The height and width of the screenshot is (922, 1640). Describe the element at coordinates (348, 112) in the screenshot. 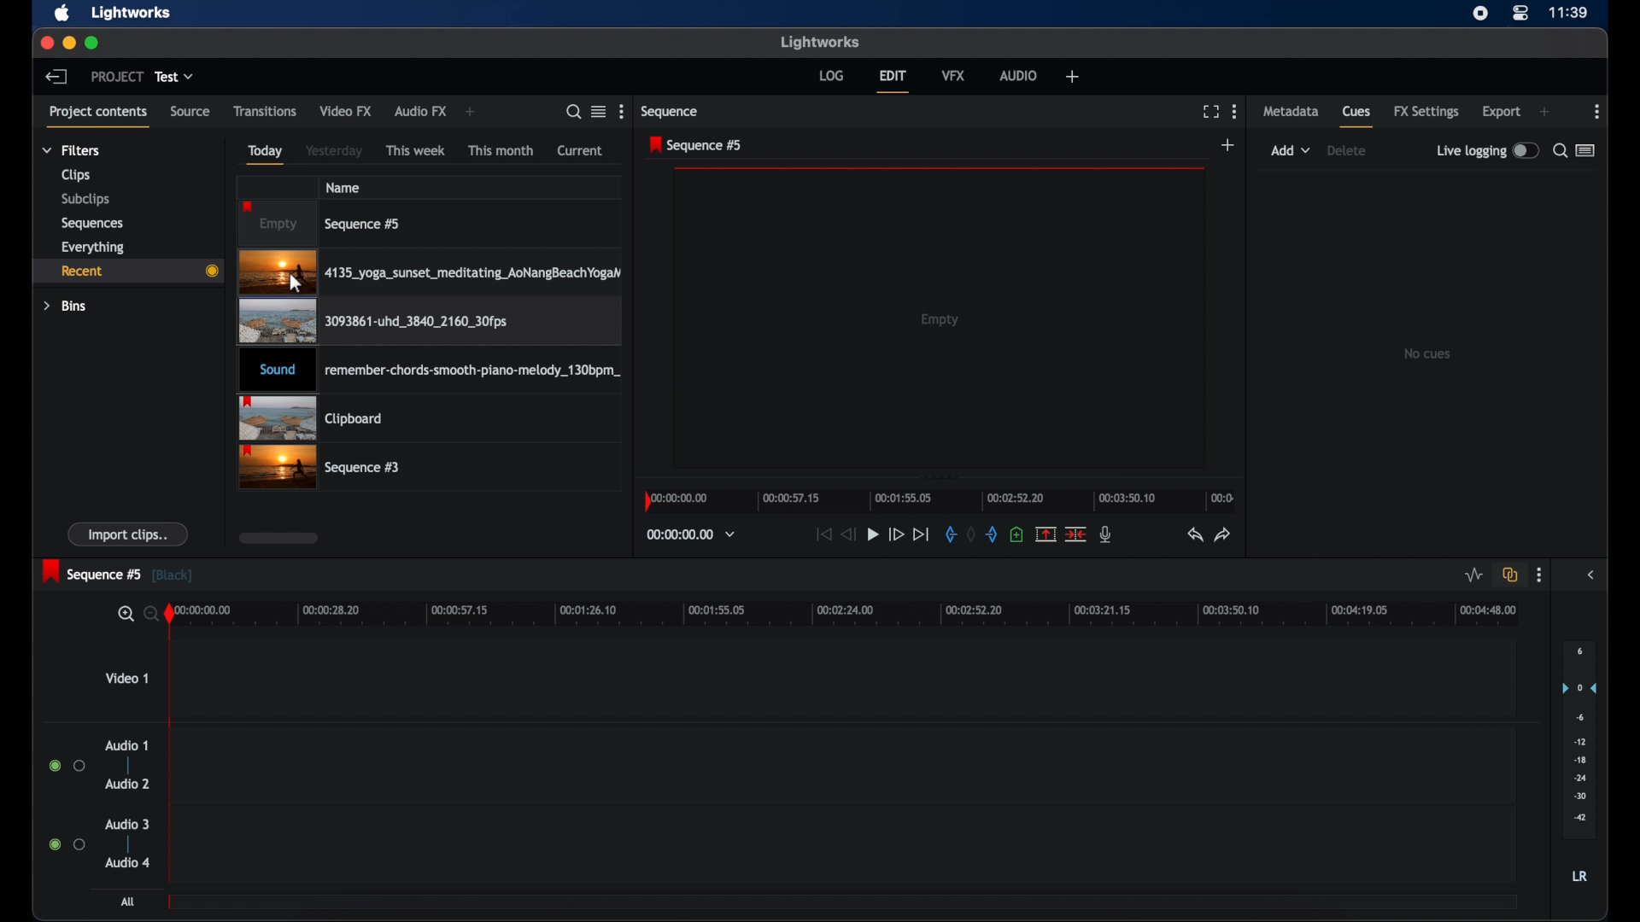

I see `video fx` at that location.